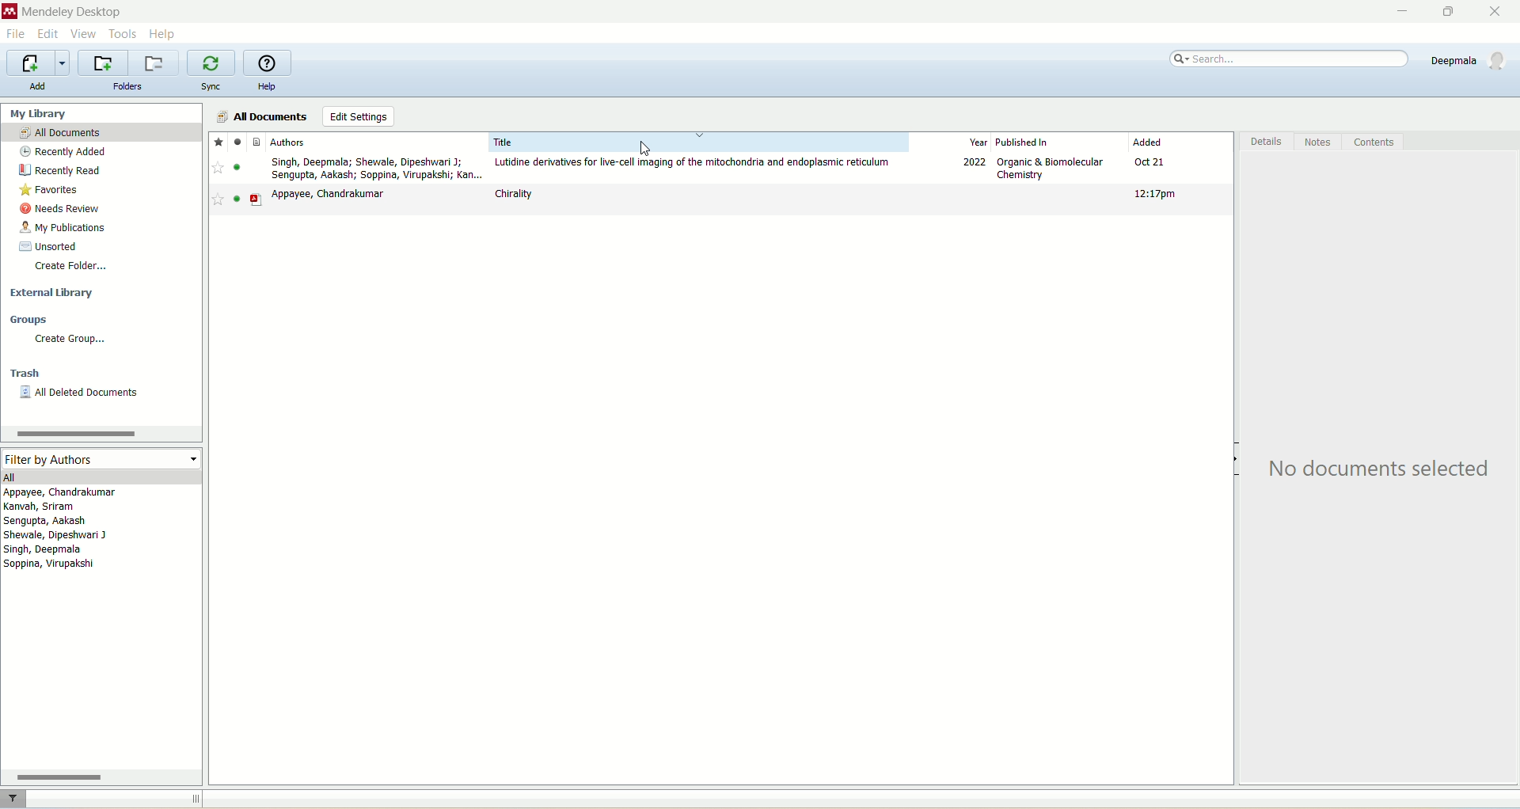 The width and height of the screenshot is (1520, 809). Describe the element at coordinates (1469, 60) in the screenshot. I see `account` at that location.